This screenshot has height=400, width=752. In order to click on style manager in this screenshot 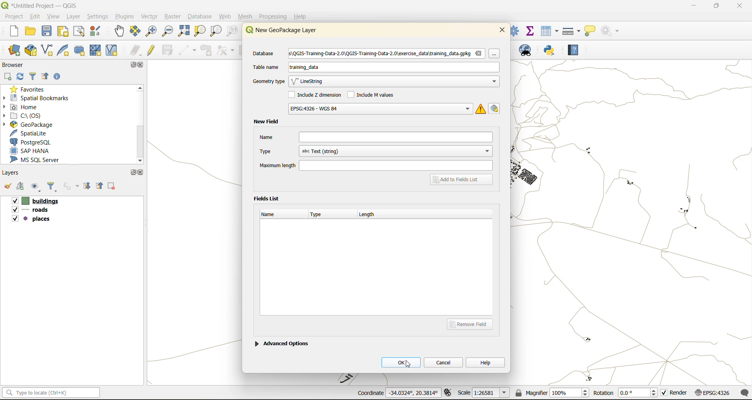, I will do `click(96, 31)`.